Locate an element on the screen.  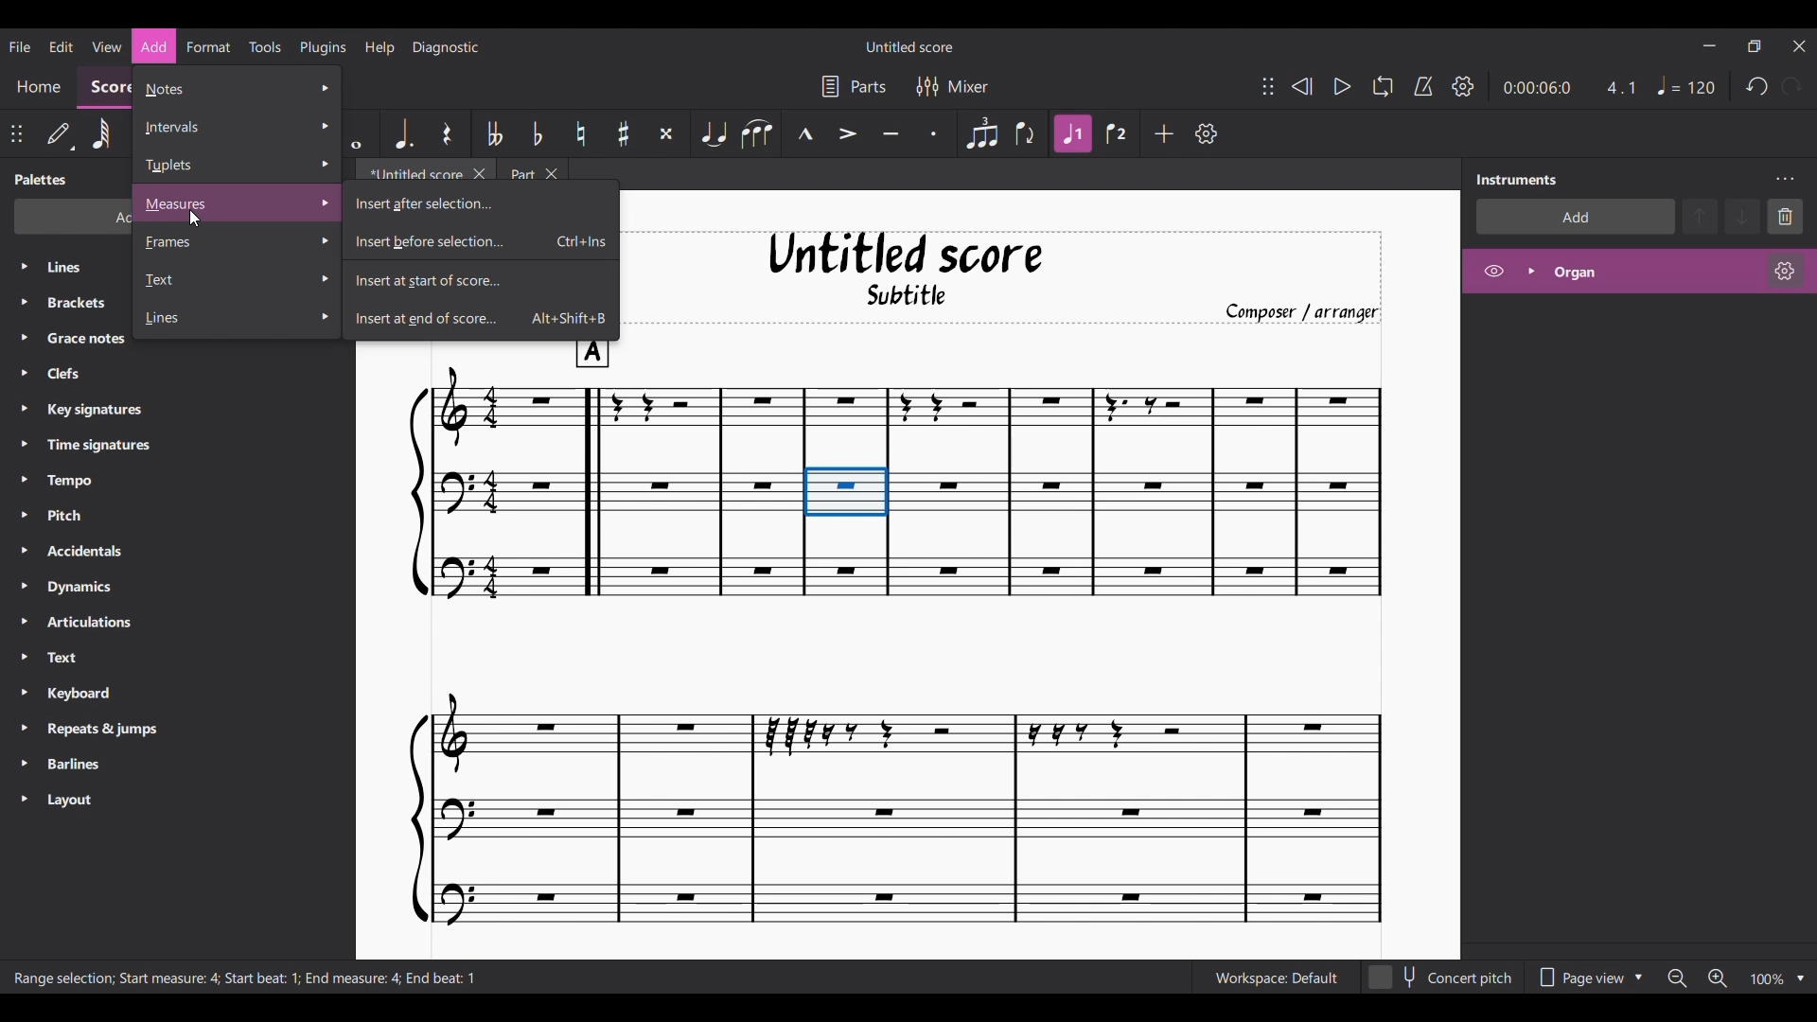
Toggle natural is located at coordinates (581, 133).